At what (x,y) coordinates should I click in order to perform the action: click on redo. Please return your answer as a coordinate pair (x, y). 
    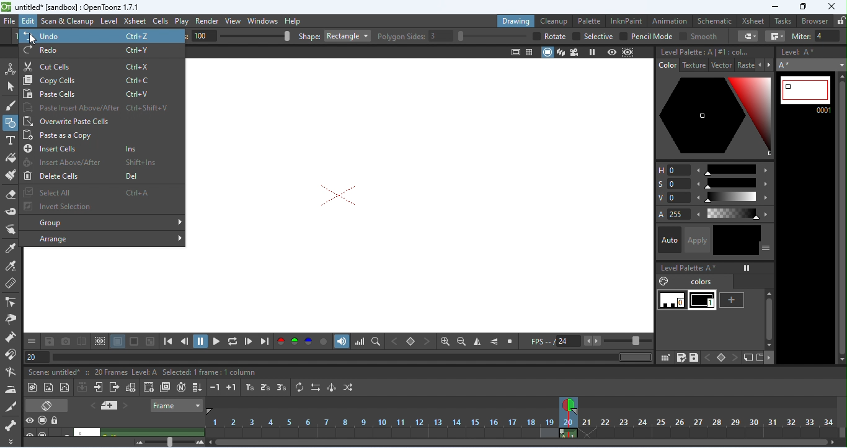
    Looking at the image, I should click on (101, 51).